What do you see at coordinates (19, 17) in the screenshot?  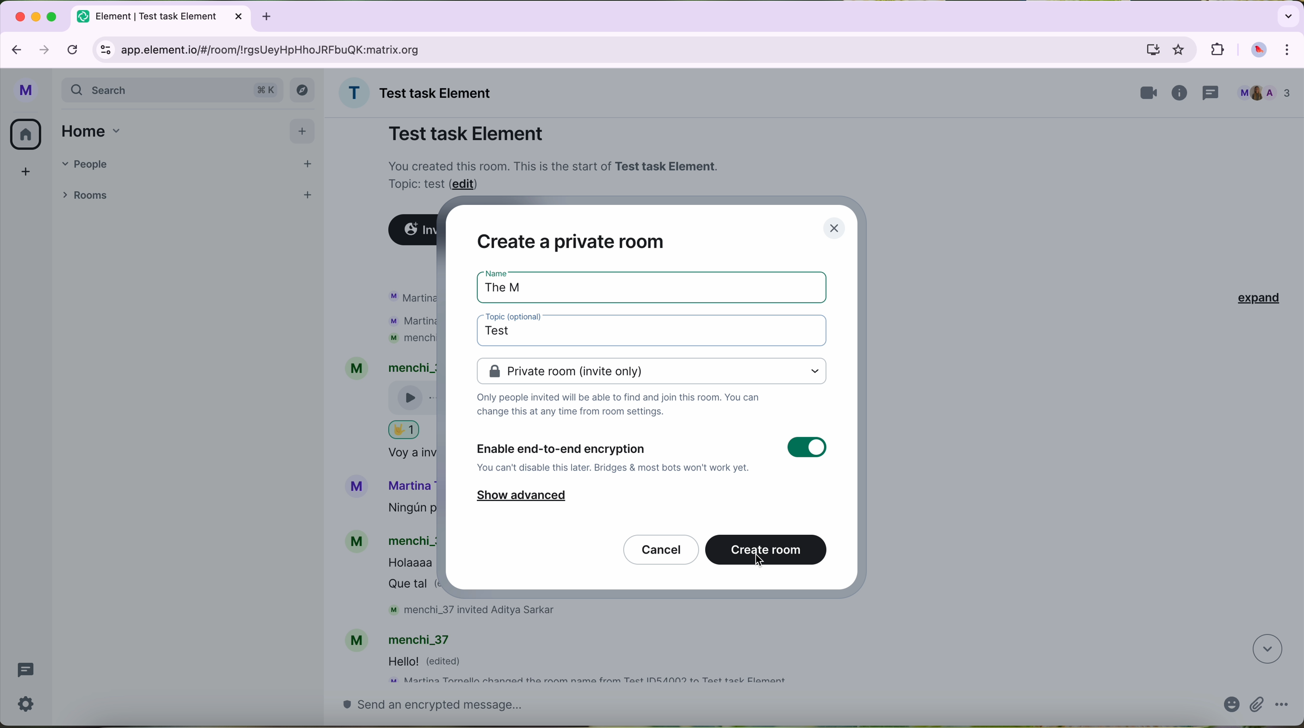 I see `close Google Chrome` at bounding box center [19, 17].